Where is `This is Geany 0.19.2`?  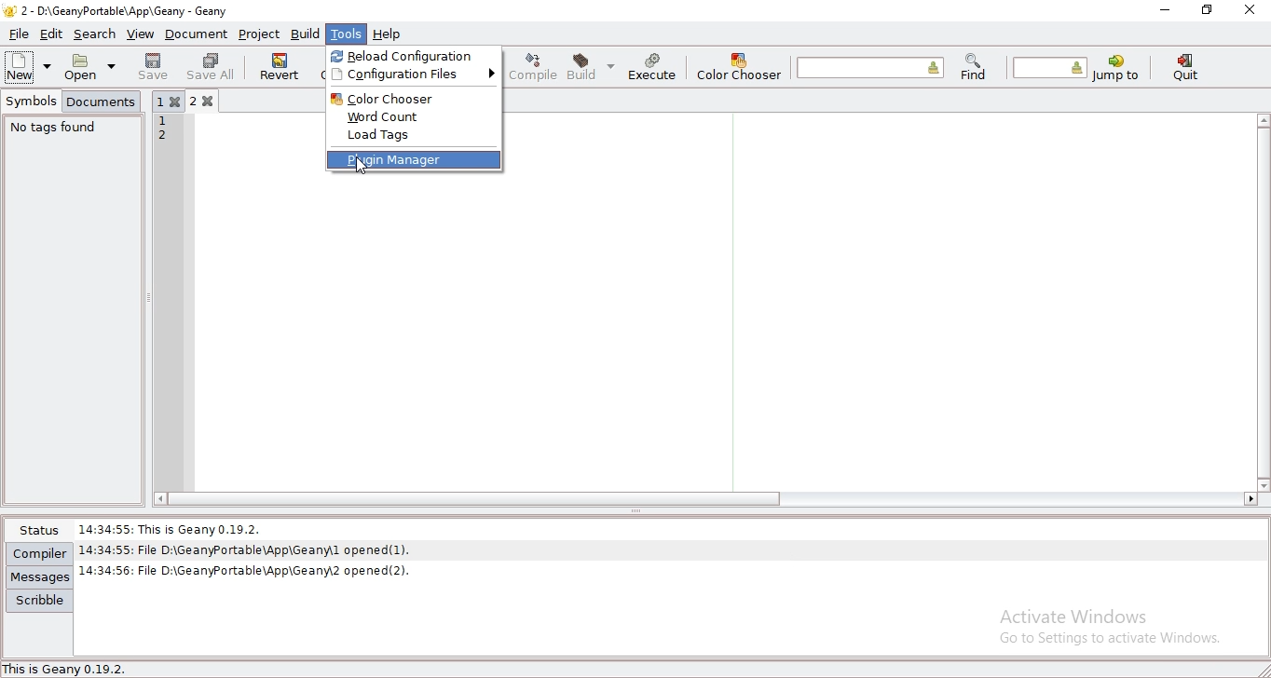 This is Geany 0.19.2 is located at coordinates (71, 669).